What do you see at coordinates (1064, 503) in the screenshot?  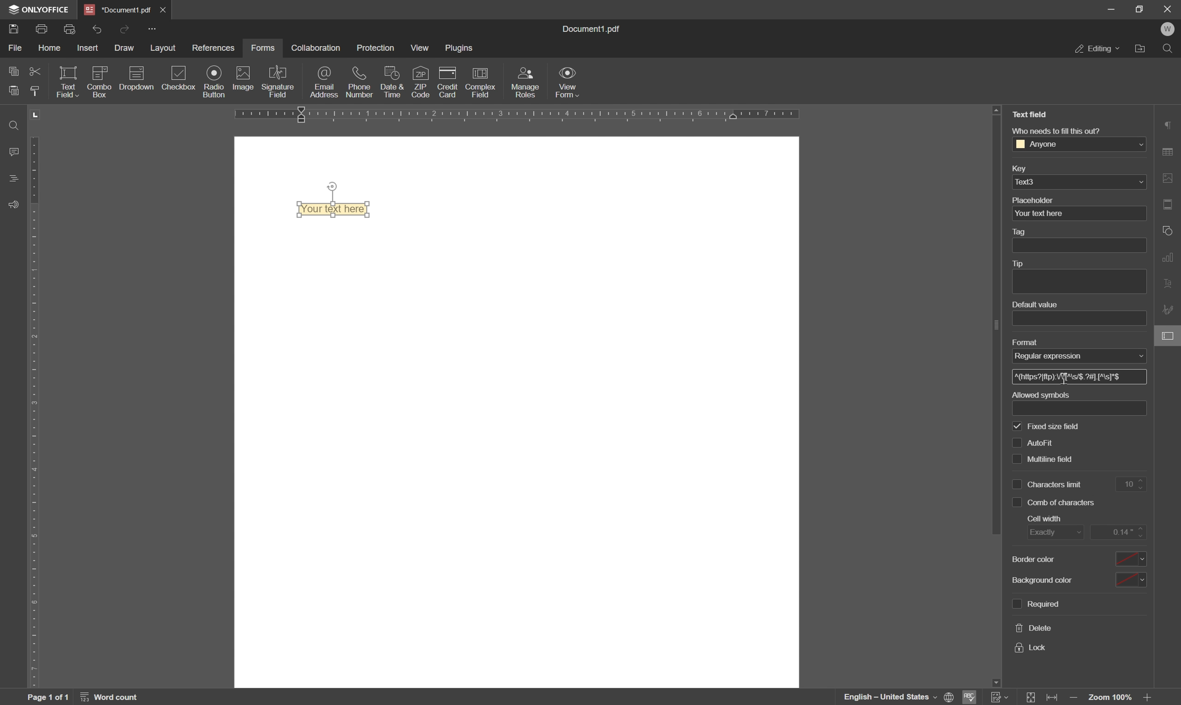 I see `comb of characters` at bounding box center [1064, 503].